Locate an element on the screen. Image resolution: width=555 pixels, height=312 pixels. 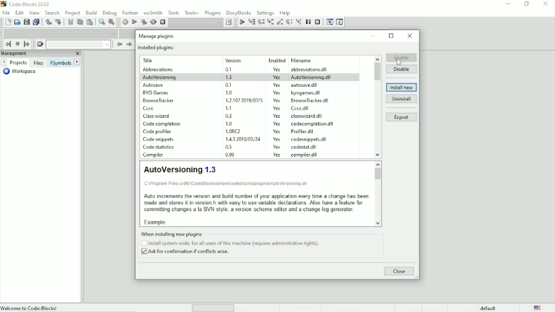
Project is located at coordinates (73, 13).